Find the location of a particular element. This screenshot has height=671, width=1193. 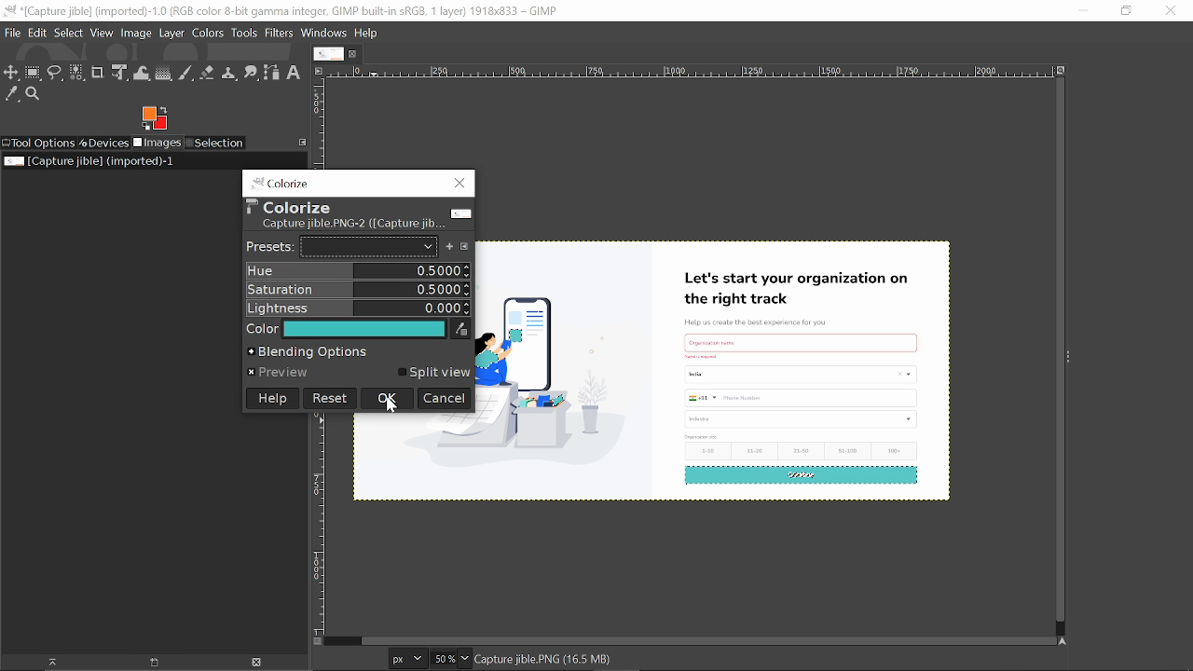

Rectangular select tool is located at coordinates (34, 75).